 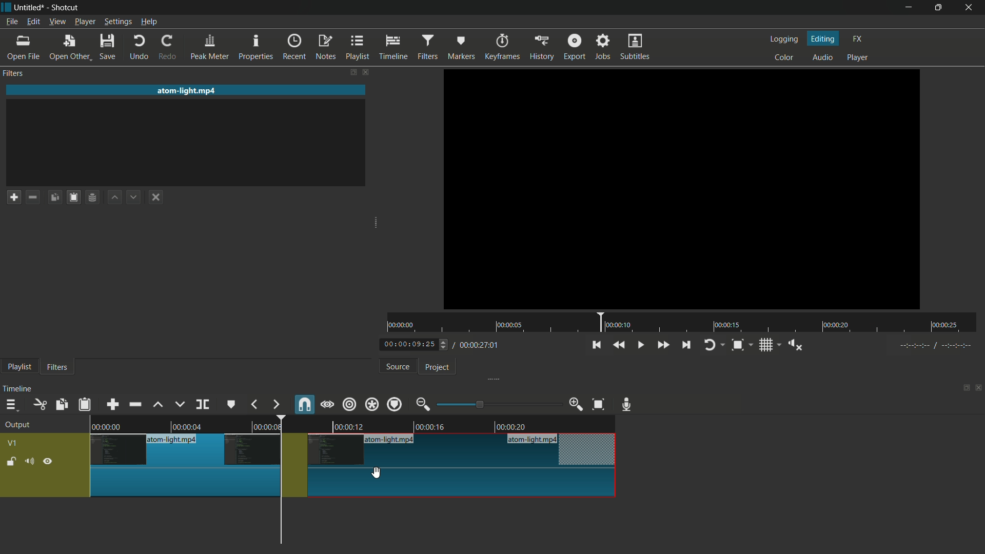 What do you see at coordinates (117, 22) in the screenshot?
I see `settings menu` at bounding box center [117, 22].